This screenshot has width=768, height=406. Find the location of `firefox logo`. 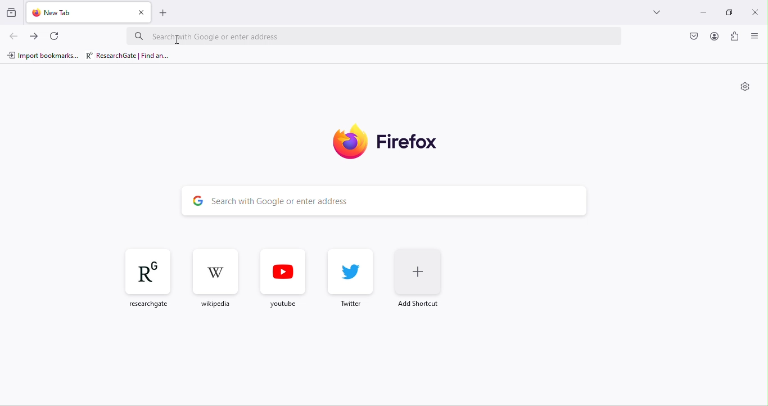

firefox logo is located at coordinates (396, 143).